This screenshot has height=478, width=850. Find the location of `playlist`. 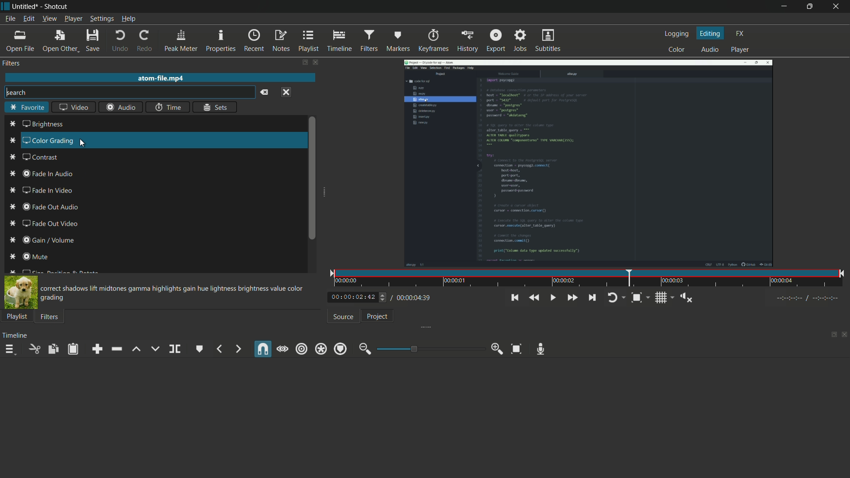

playlist is located at coordinates (17, 316).